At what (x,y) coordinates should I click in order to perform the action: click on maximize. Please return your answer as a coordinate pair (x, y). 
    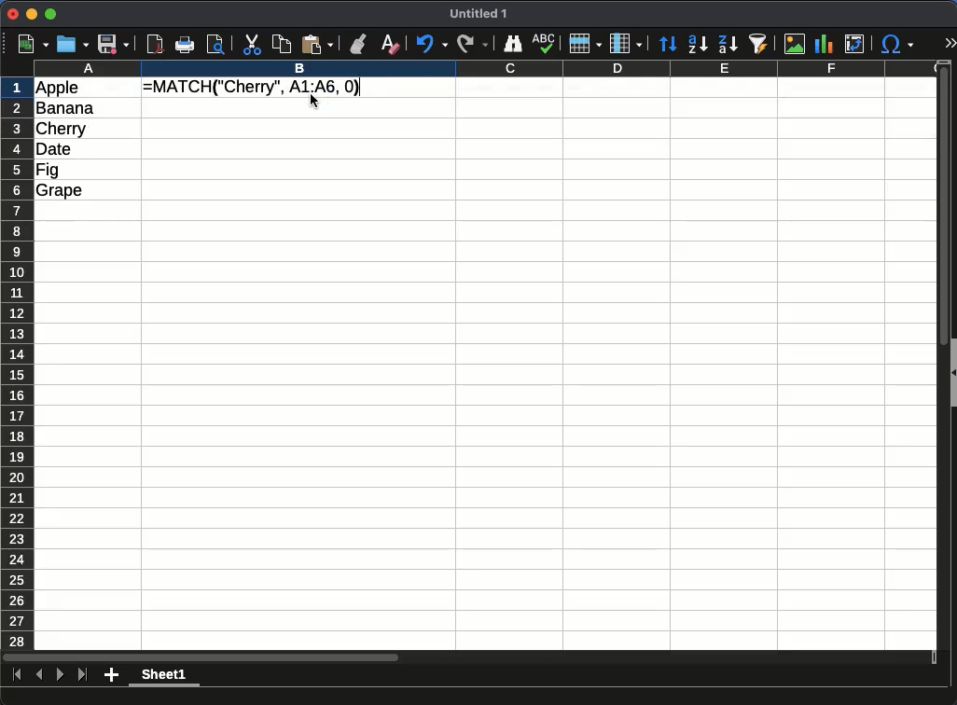
    Looking at the image, I should click on (50, 14).